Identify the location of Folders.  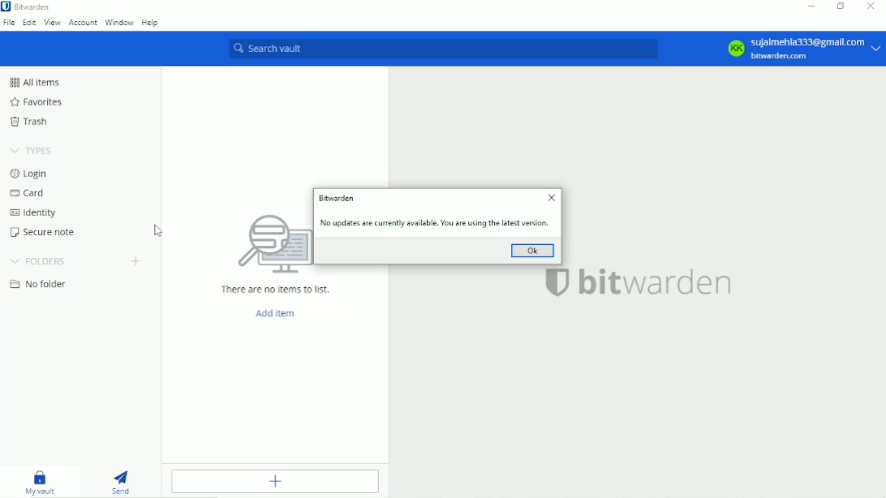
(39, 259).